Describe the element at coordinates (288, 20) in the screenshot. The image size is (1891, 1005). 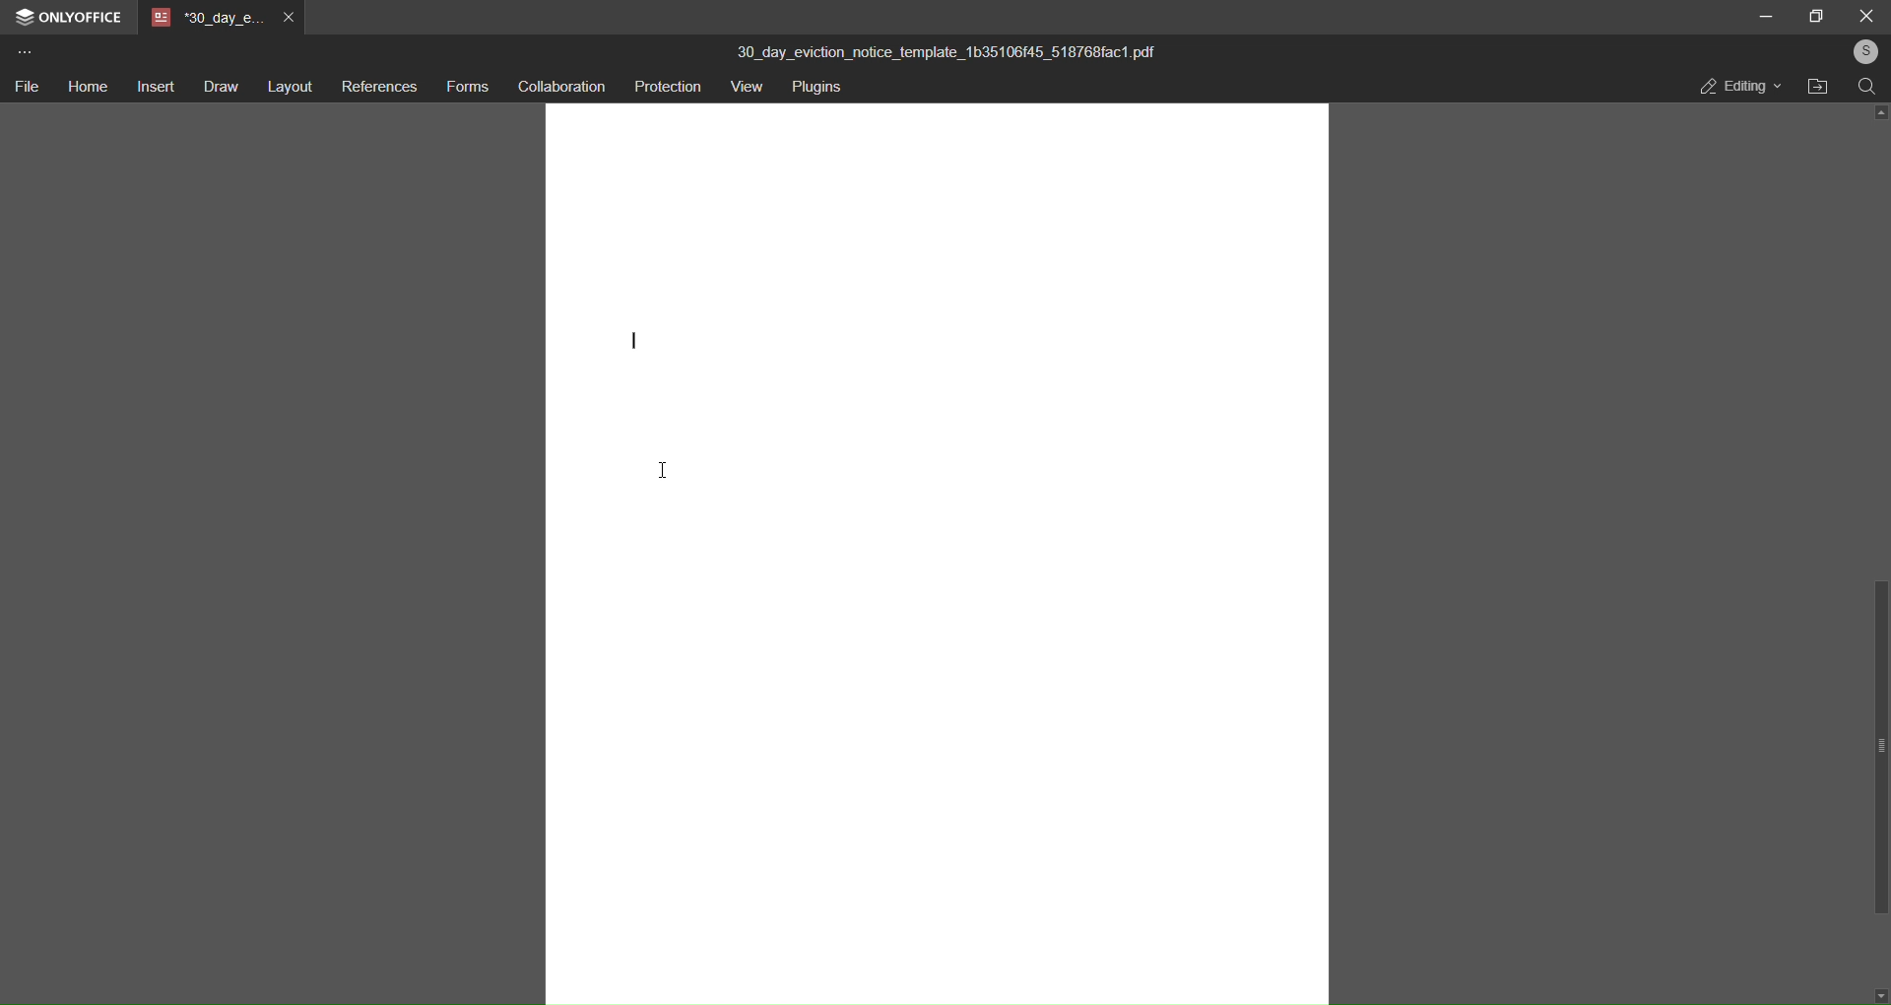
I see `close tab` at that location.